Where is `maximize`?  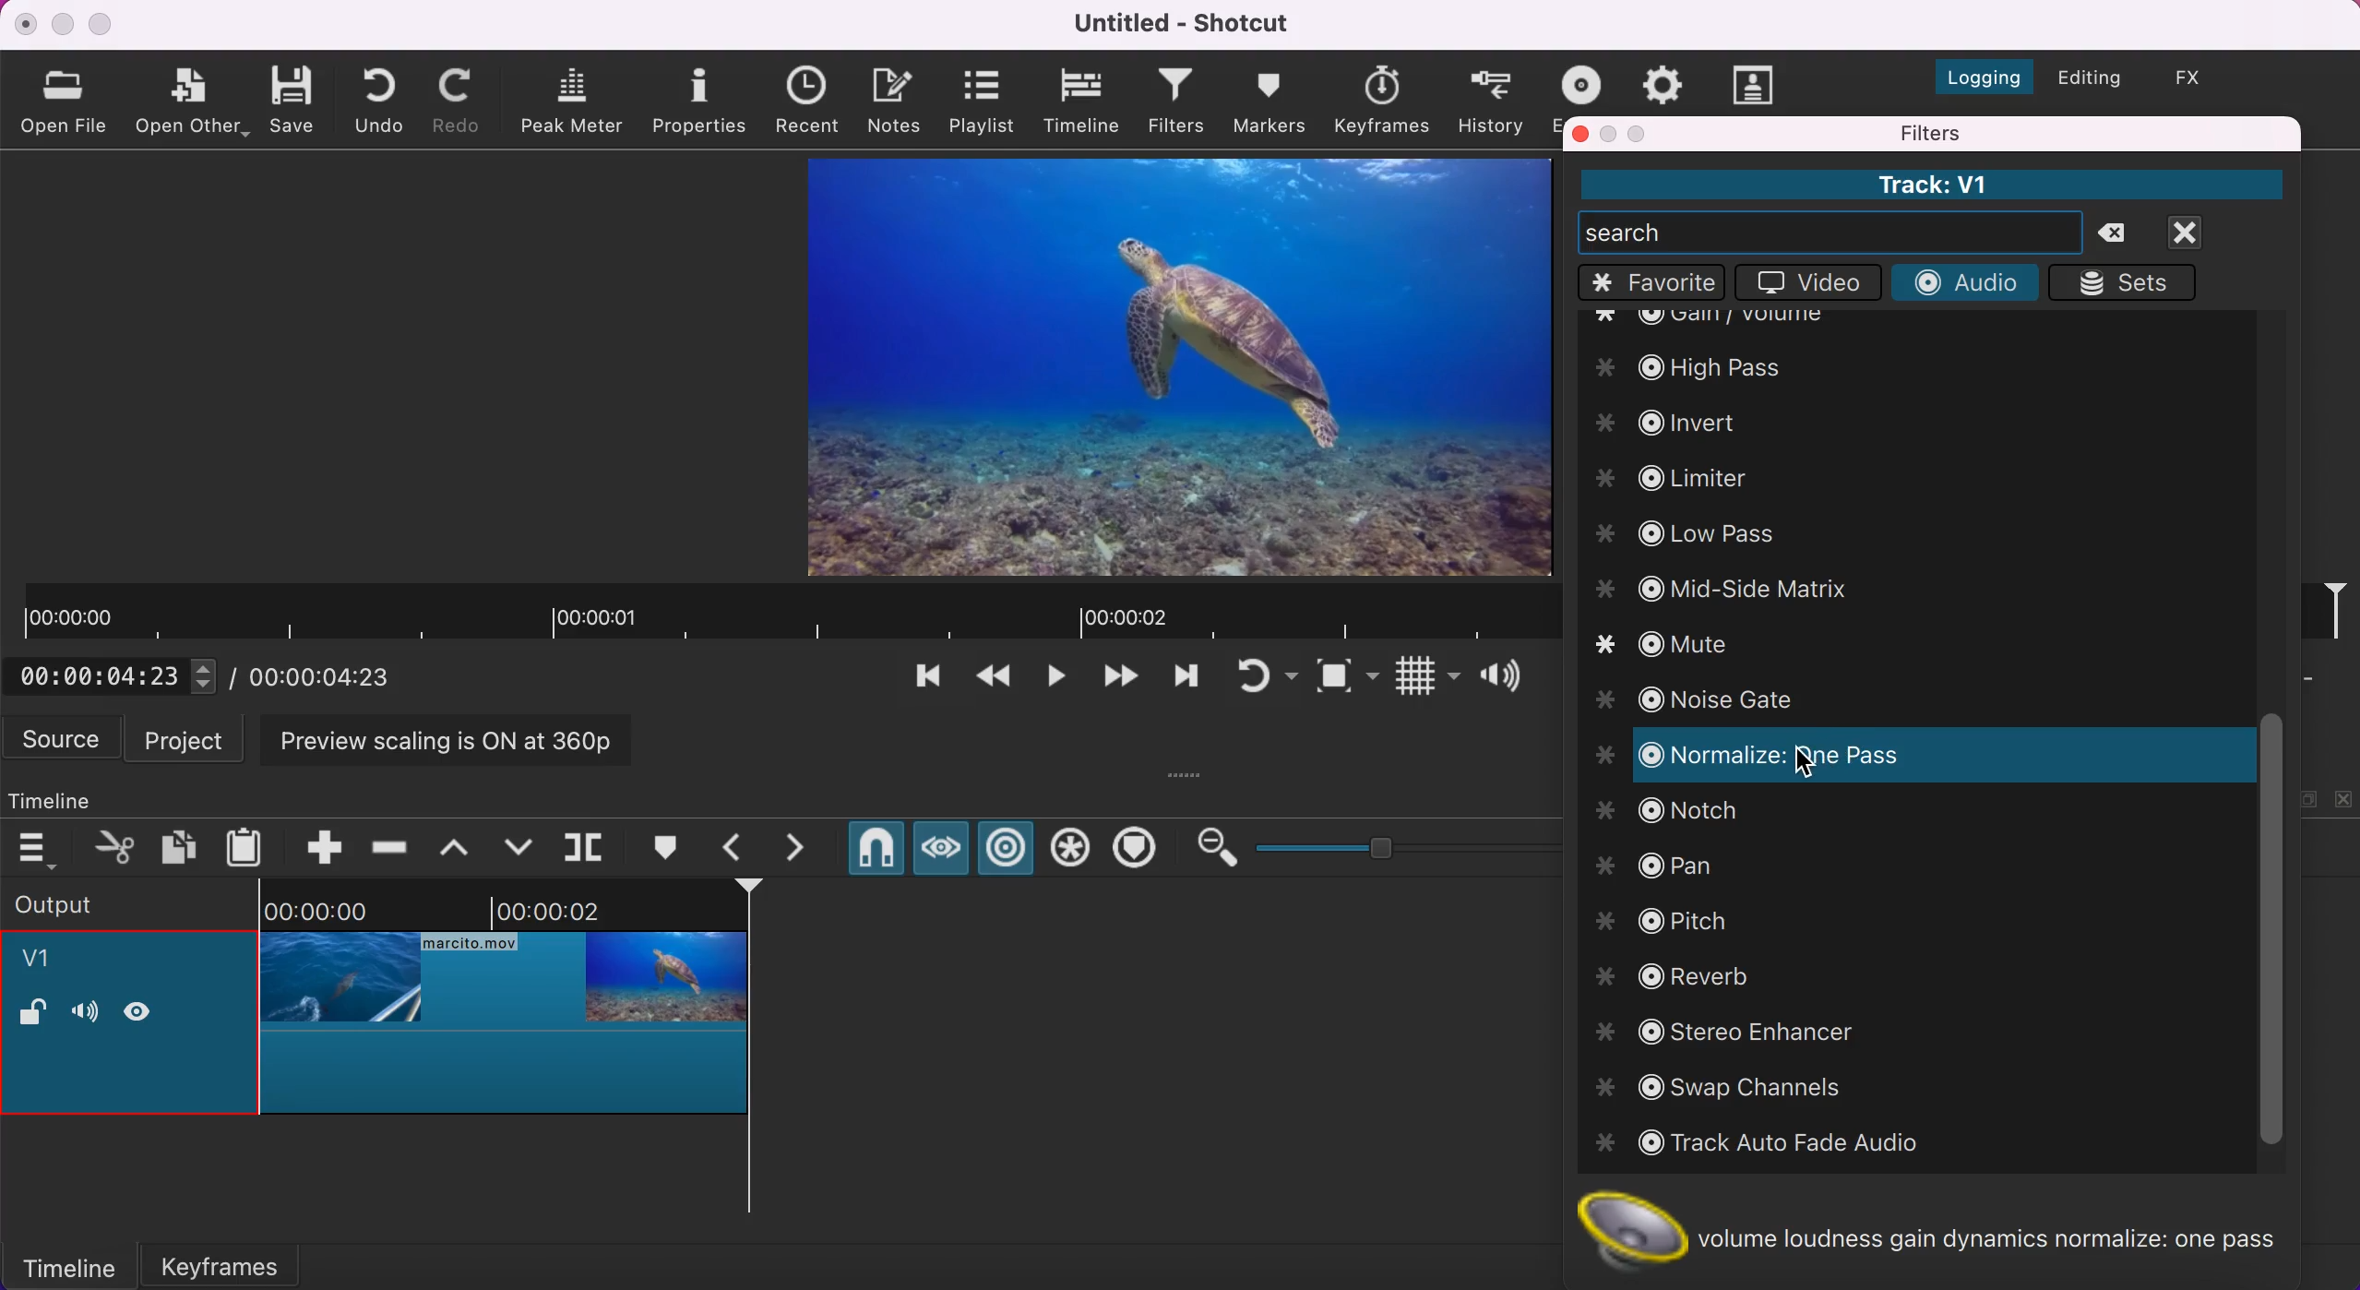 maximize is located at coordinates (103, 23).